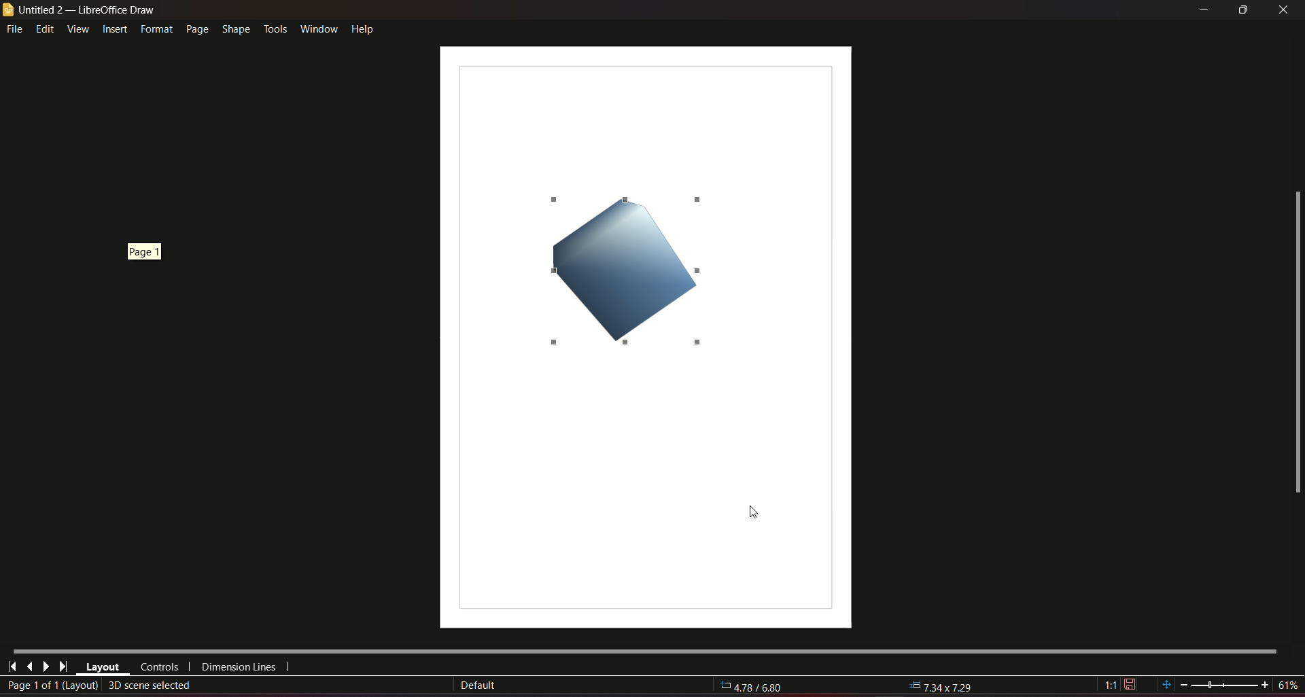  What do you see at coordinates (1202, 10) in the screenshot?
I see `minimize` at bounding box center [1202, 10].